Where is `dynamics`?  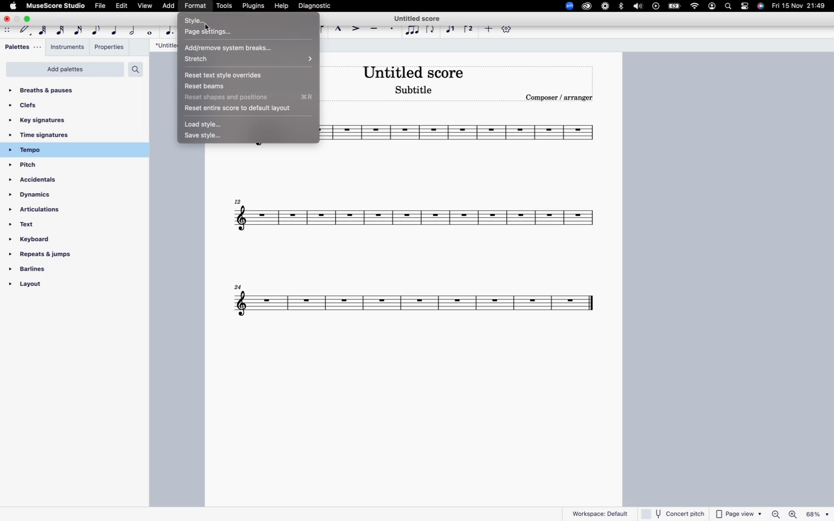
dynamics is located at coordinates (44, 197).